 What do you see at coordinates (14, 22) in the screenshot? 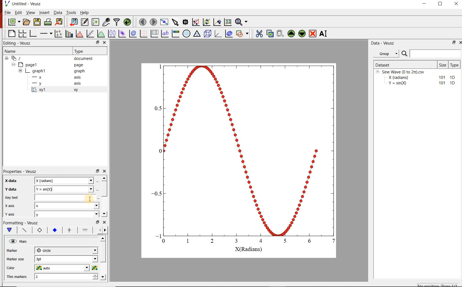
I see `new document` at bounding box center [14, 22].